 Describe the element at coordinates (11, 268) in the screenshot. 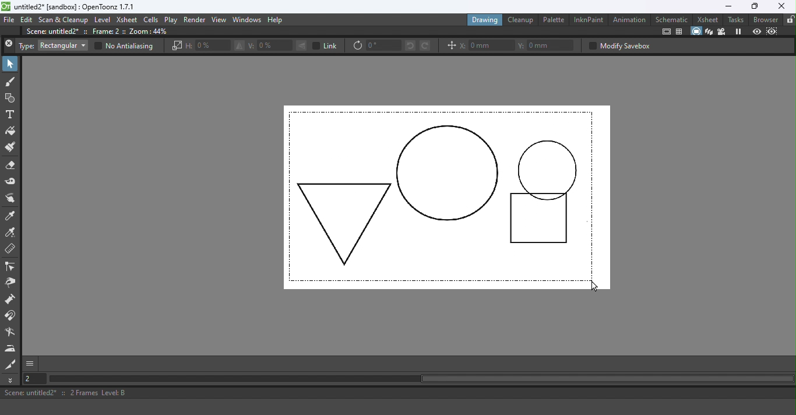

I see `Control point editor tool` at that location.